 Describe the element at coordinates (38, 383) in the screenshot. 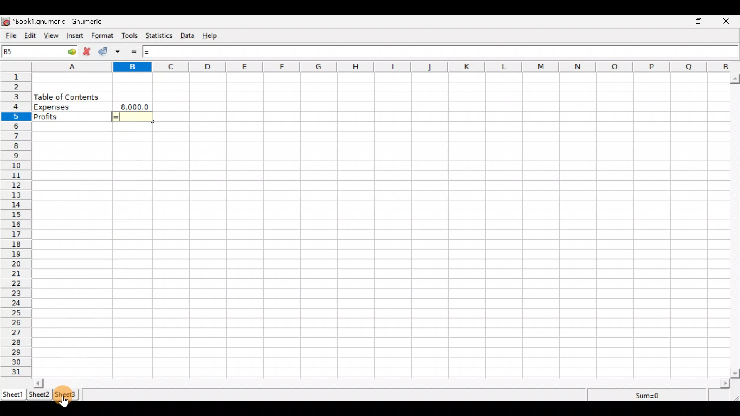

I see `scroll left` at that location.